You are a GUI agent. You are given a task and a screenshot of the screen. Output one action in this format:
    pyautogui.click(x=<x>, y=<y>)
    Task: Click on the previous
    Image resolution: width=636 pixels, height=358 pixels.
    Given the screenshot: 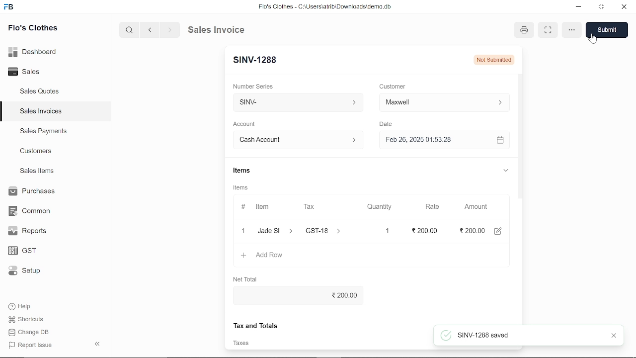 What is the action you would take?
    pyautogui.click(x=150, y=29)
    